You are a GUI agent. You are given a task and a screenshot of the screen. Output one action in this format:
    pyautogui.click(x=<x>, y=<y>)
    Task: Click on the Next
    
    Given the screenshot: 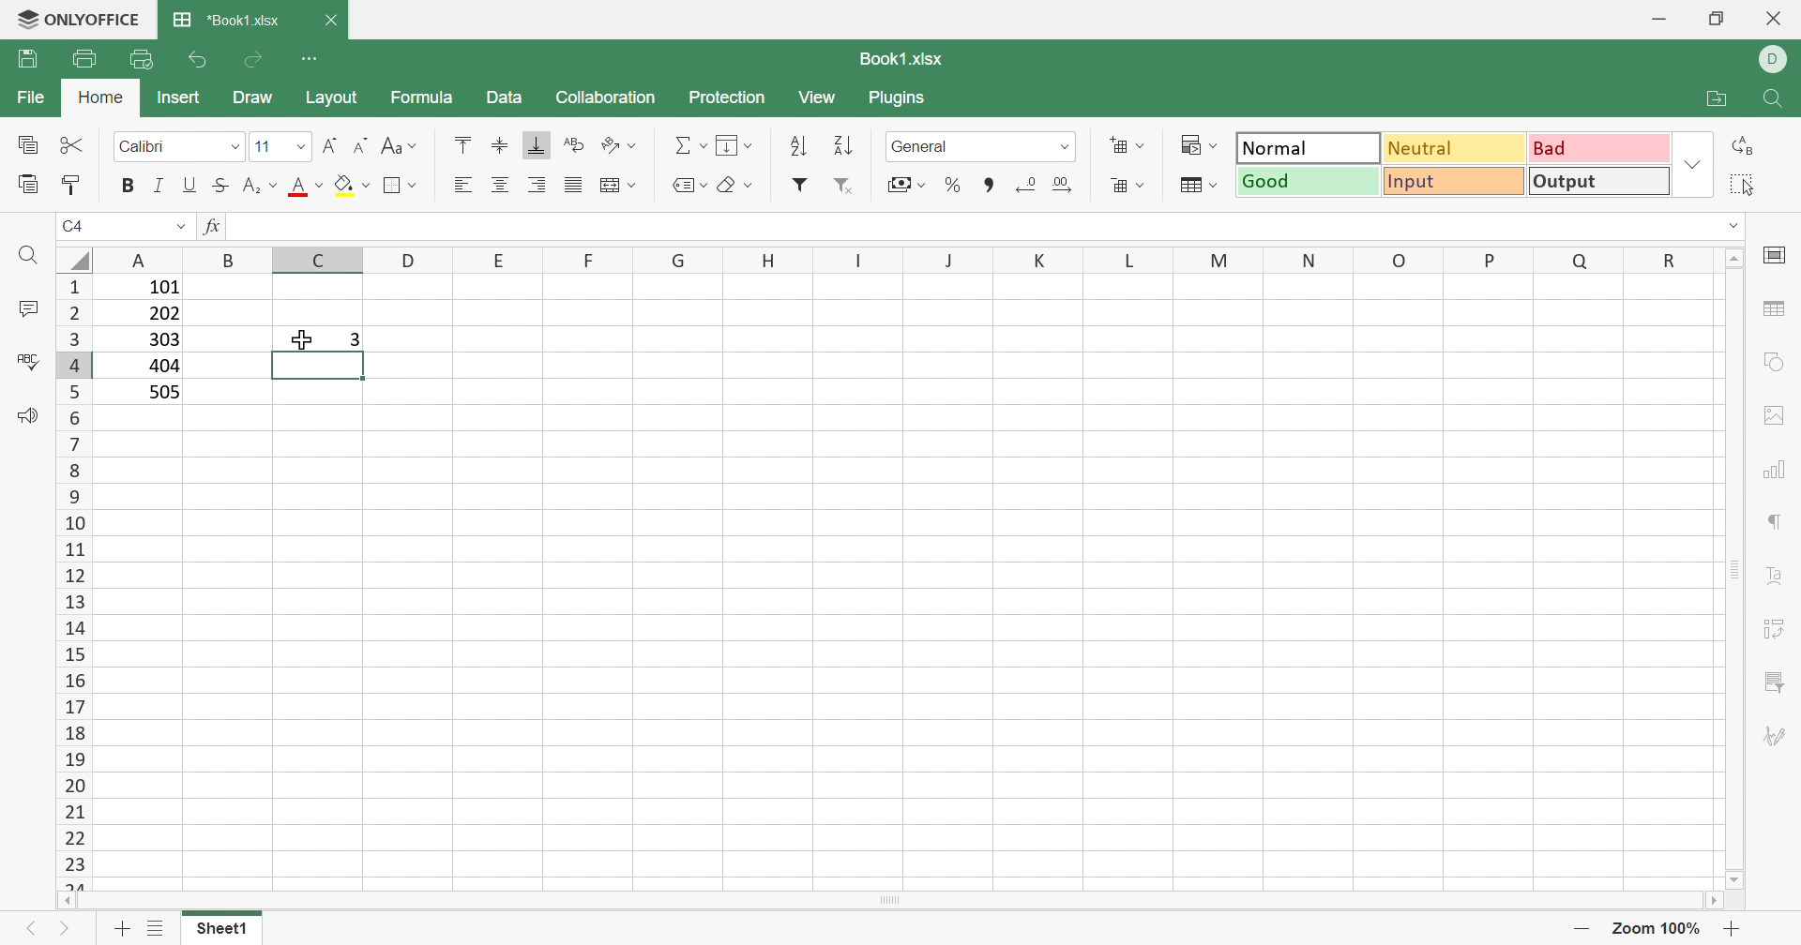 What is the action you would take?
    pyautogui.click(x=66, y=932)
    